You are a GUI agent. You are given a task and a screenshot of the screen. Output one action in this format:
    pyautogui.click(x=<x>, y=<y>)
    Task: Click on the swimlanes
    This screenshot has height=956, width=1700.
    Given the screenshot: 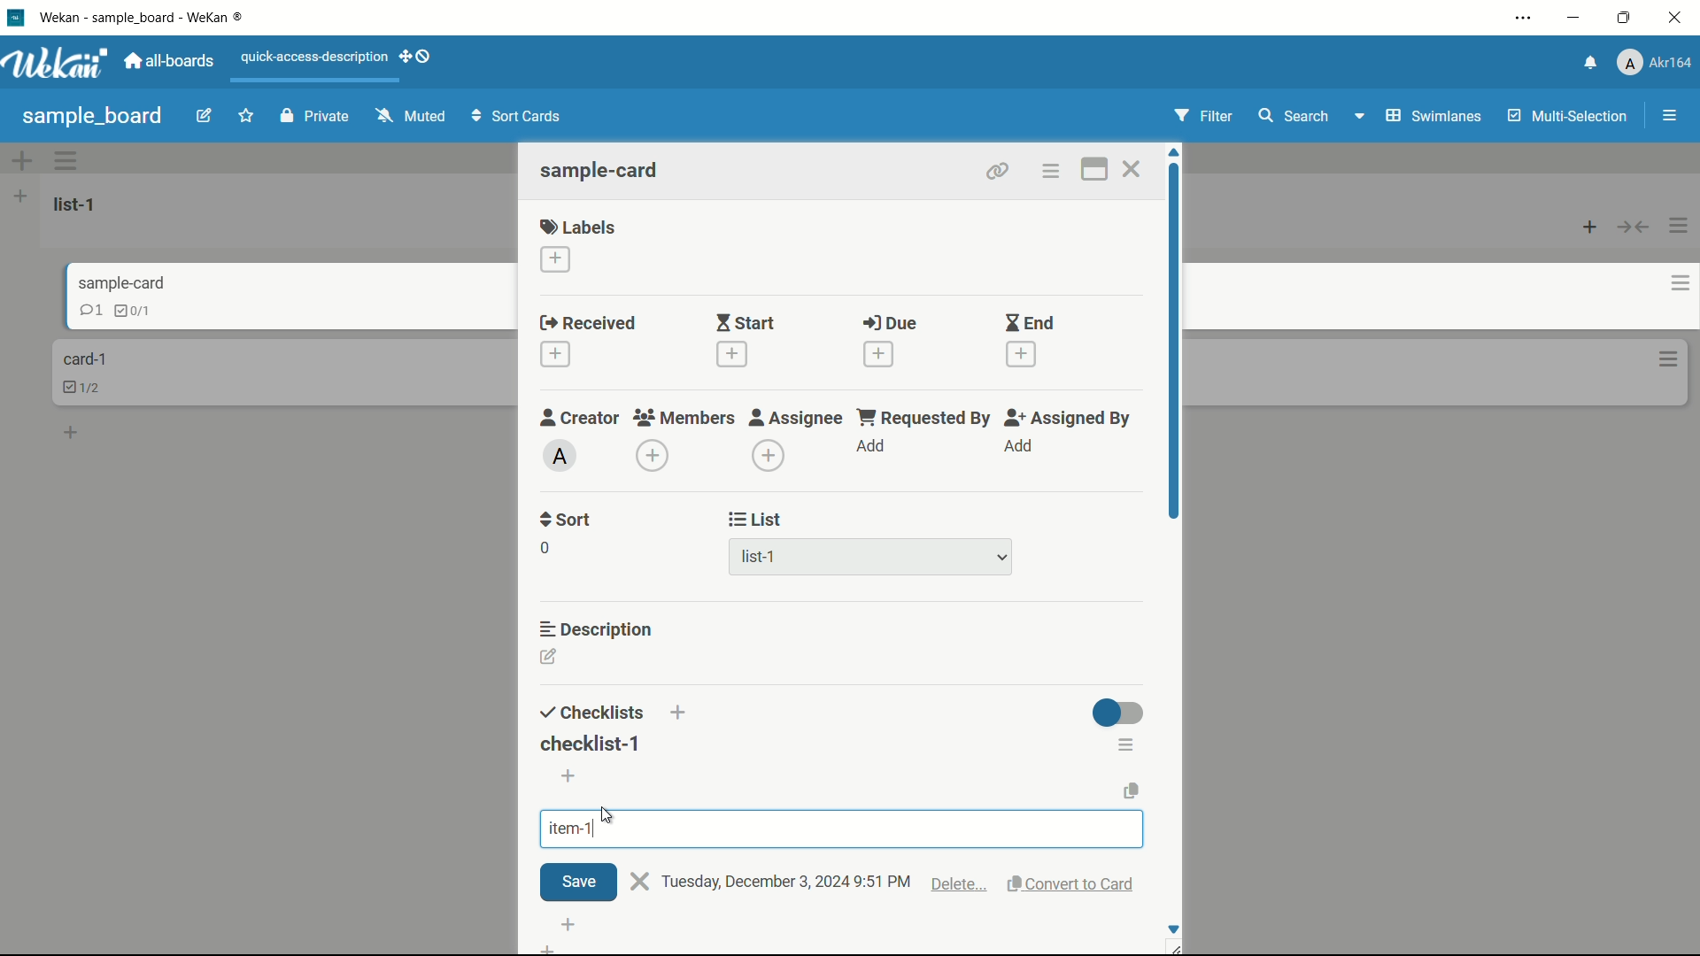 What is the action you would take?
    pyautogui.click(x=1432, y=118)
    